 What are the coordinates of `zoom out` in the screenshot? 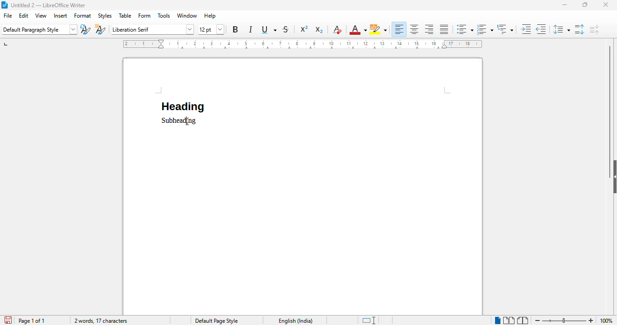 It's located at (538, 320).